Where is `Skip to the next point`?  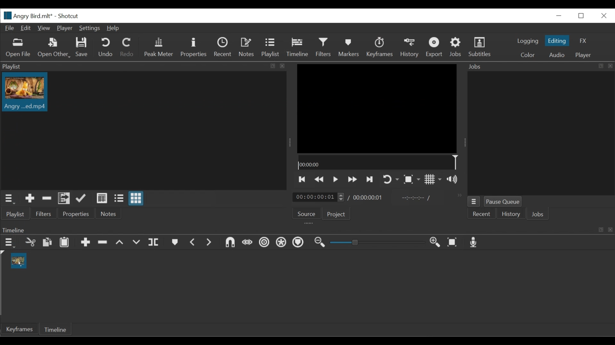
Skip to the next point is located at coordinates (370, 180).